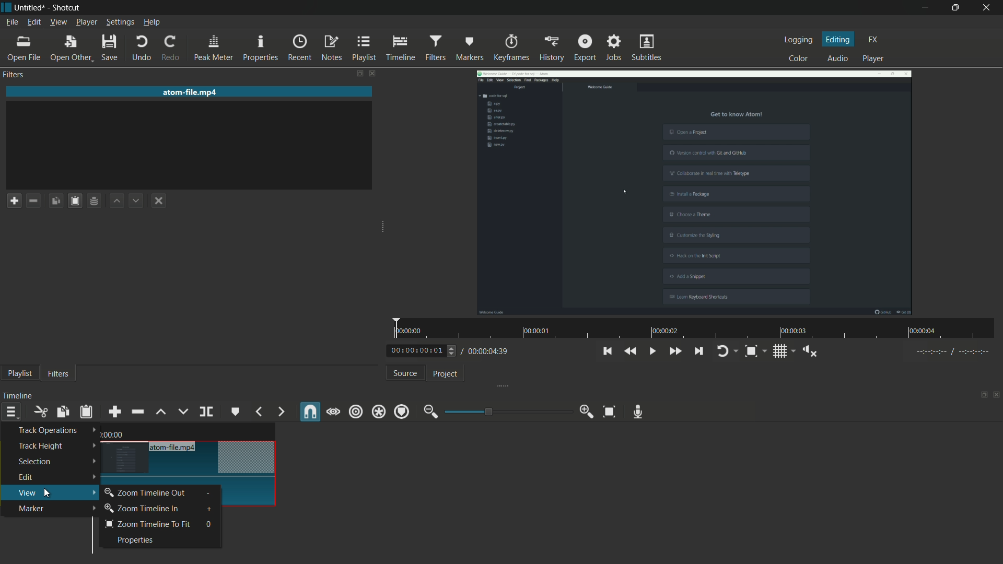  I want to click on toggle grid, so click(779, 351).